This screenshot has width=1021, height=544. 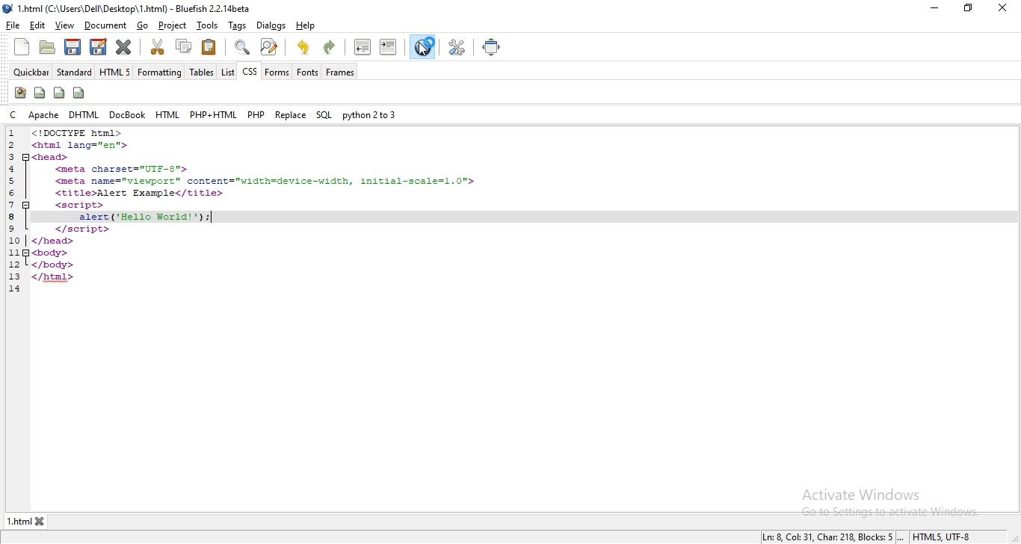 What do you see at coordinates (209, 48) in the screenshot?
I see `paste` at bounding box center [209, 48].